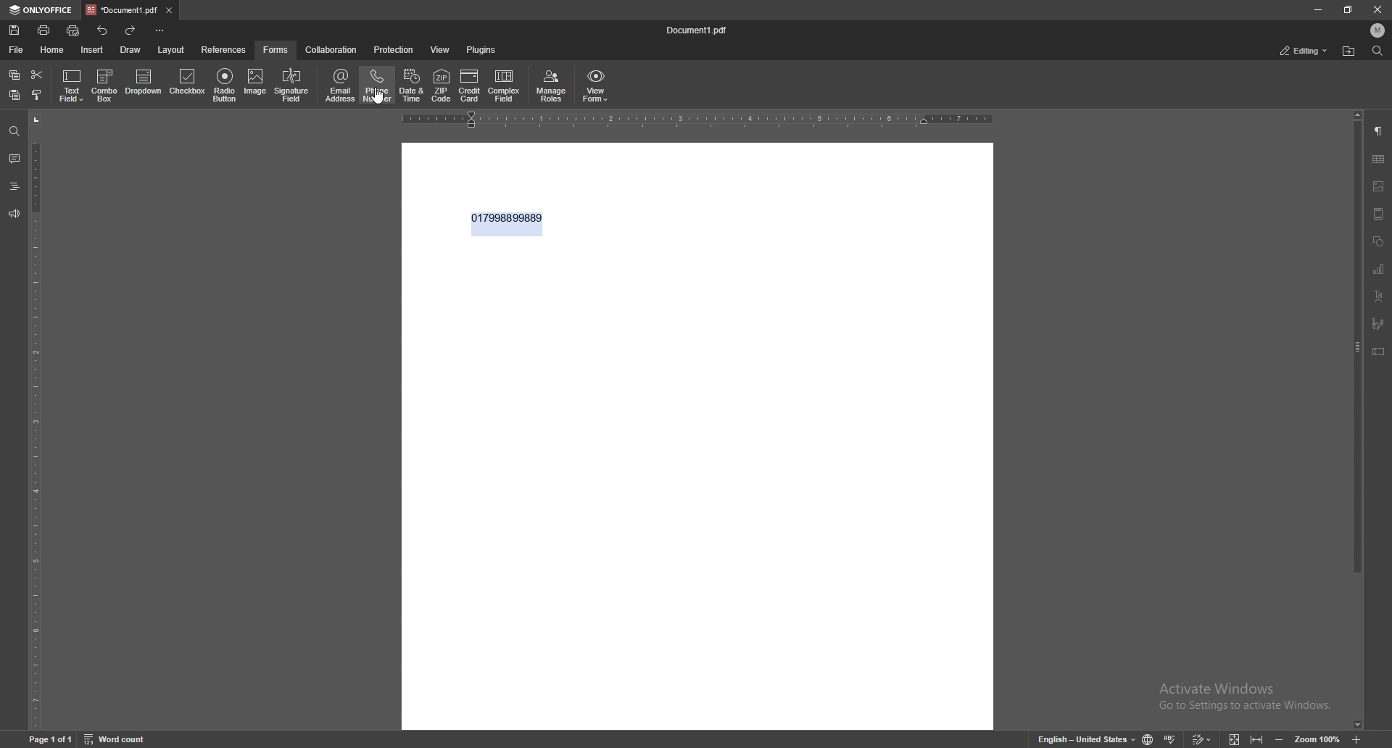 This screenshot has width=1392, height=748. What do you see at coordinates (15, 51) in the screenshot?
I see `file` at bounding box center [15, 51].